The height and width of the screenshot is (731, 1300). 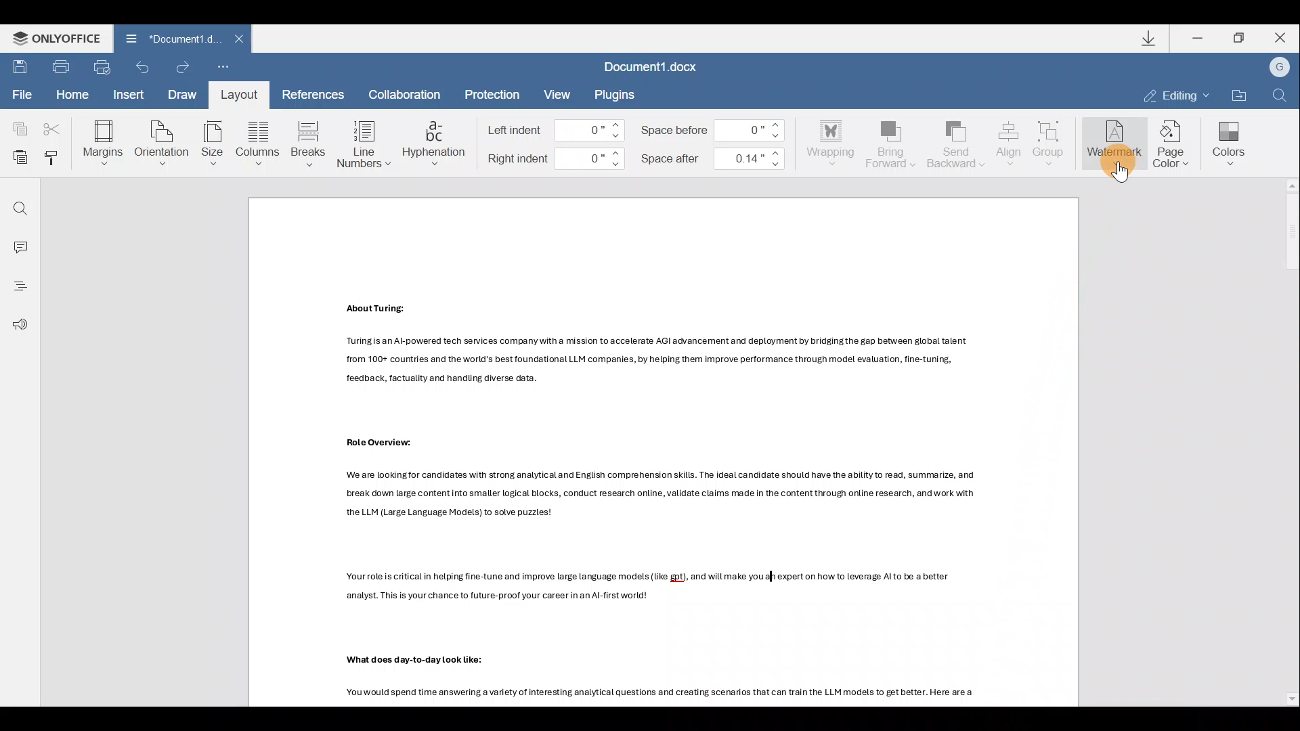 I want to click on Close, so click(x=242, y=39).